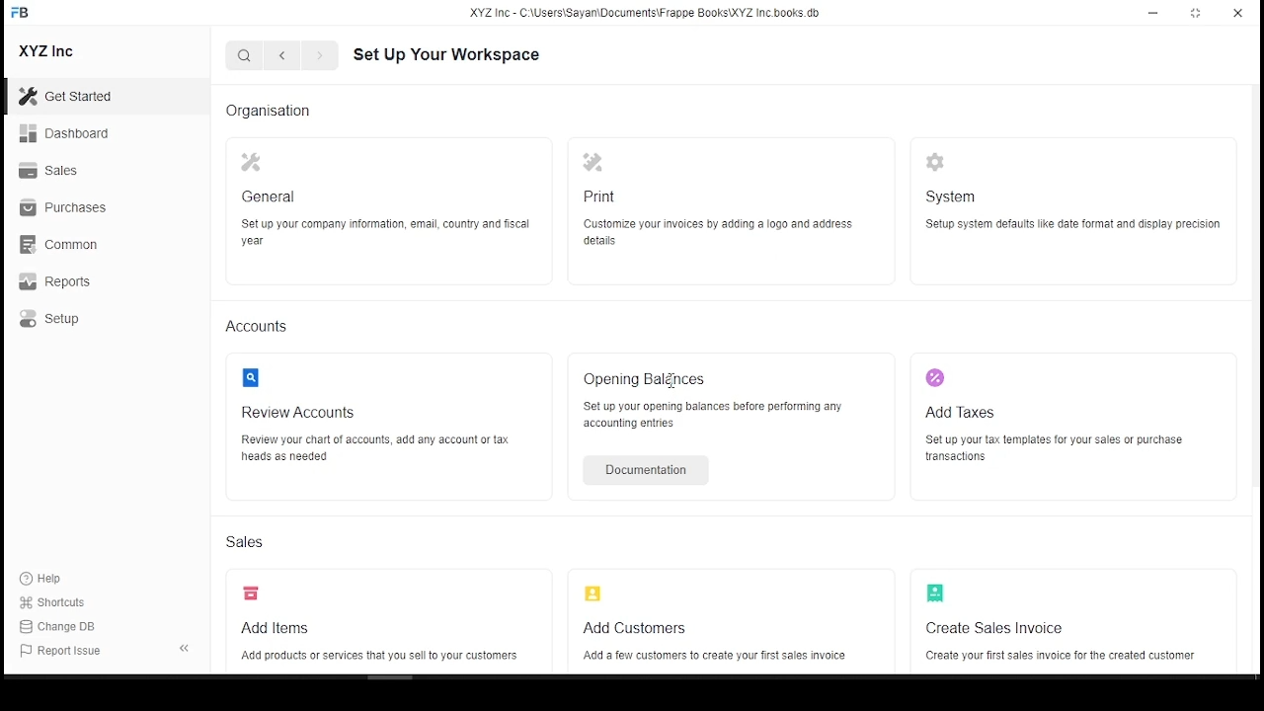  Describe the element at coordinates (940, 379) in the screenshot. I see `logo` at that location.